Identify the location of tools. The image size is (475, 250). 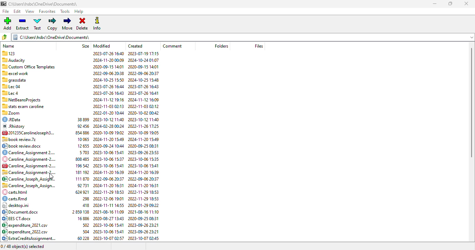
(65, 11).